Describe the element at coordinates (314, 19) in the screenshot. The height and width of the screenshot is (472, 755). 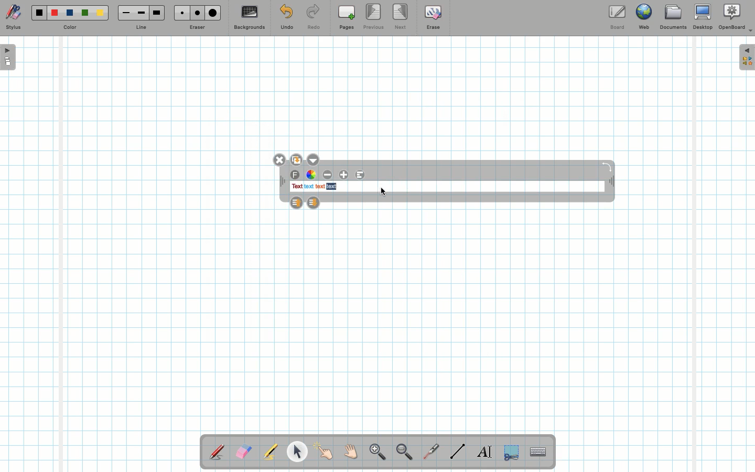
I see `Redo` at that location.